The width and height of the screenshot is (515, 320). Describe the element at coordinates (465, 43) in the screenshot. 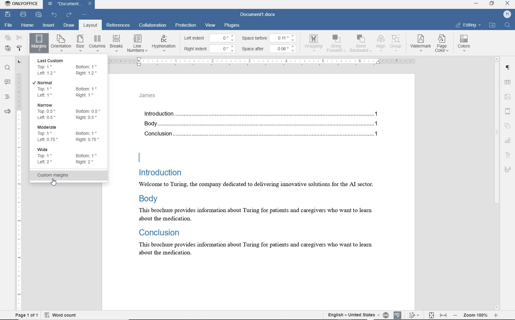

I see `colors` at that location.